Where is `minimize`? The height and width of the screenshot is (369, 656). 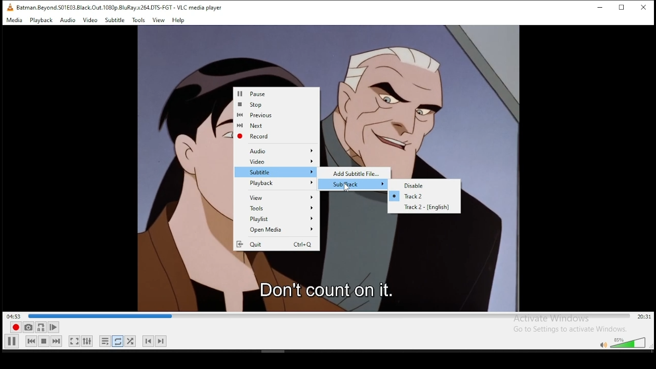
minimize is located at coordinates (602, 8).